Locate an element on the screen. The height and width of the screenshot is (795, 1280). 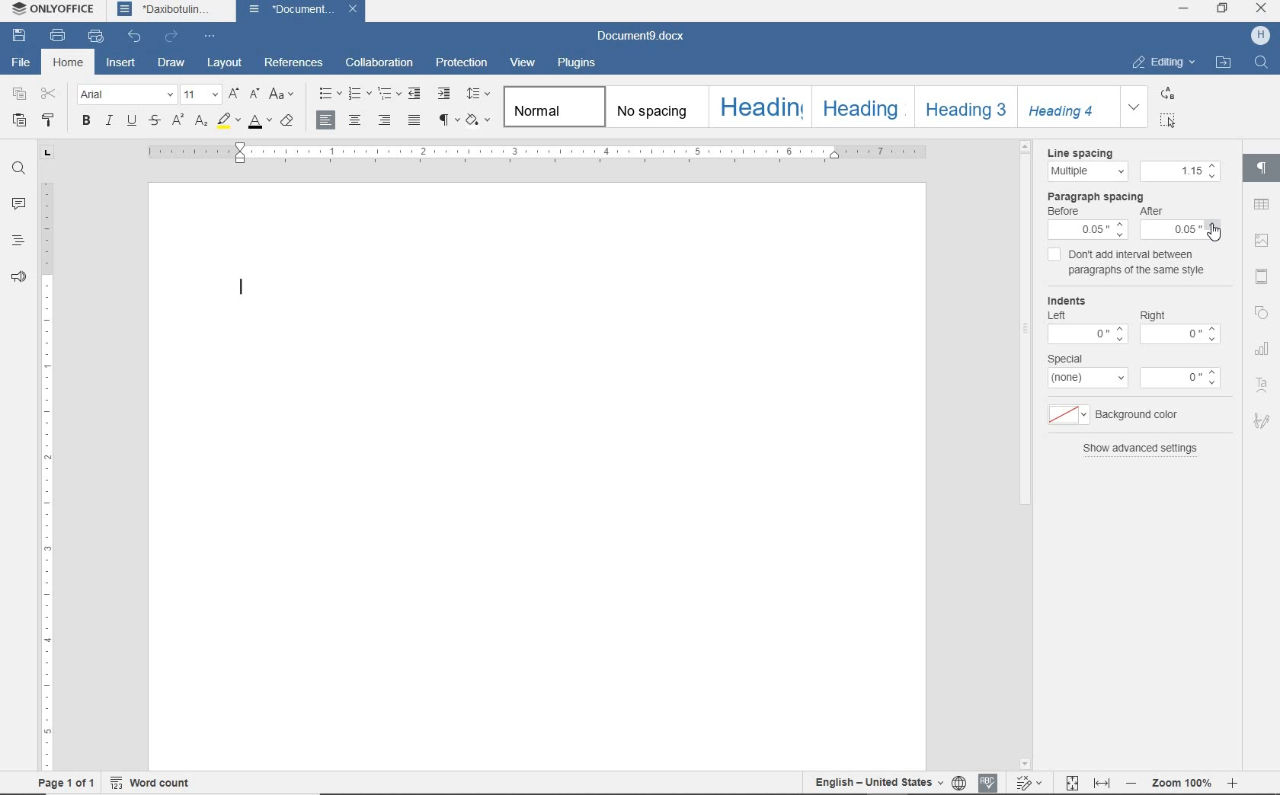
comments is located at coordinates (19, 204).